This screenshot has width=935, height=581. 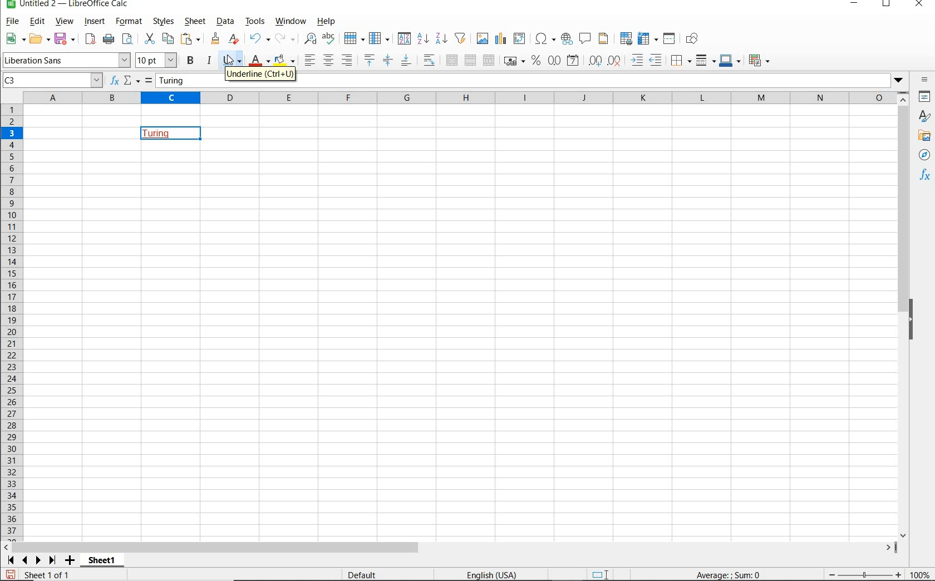 I want to click on CUT, so click(x=149, y=40).